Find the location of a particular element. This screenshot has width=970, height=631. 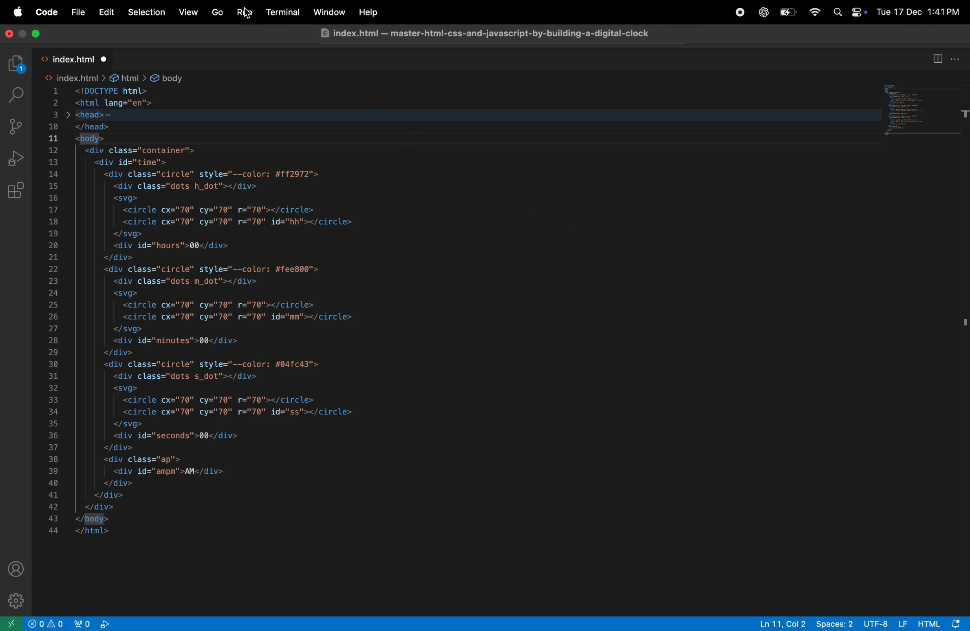

window is located at coordinates (329, 13).